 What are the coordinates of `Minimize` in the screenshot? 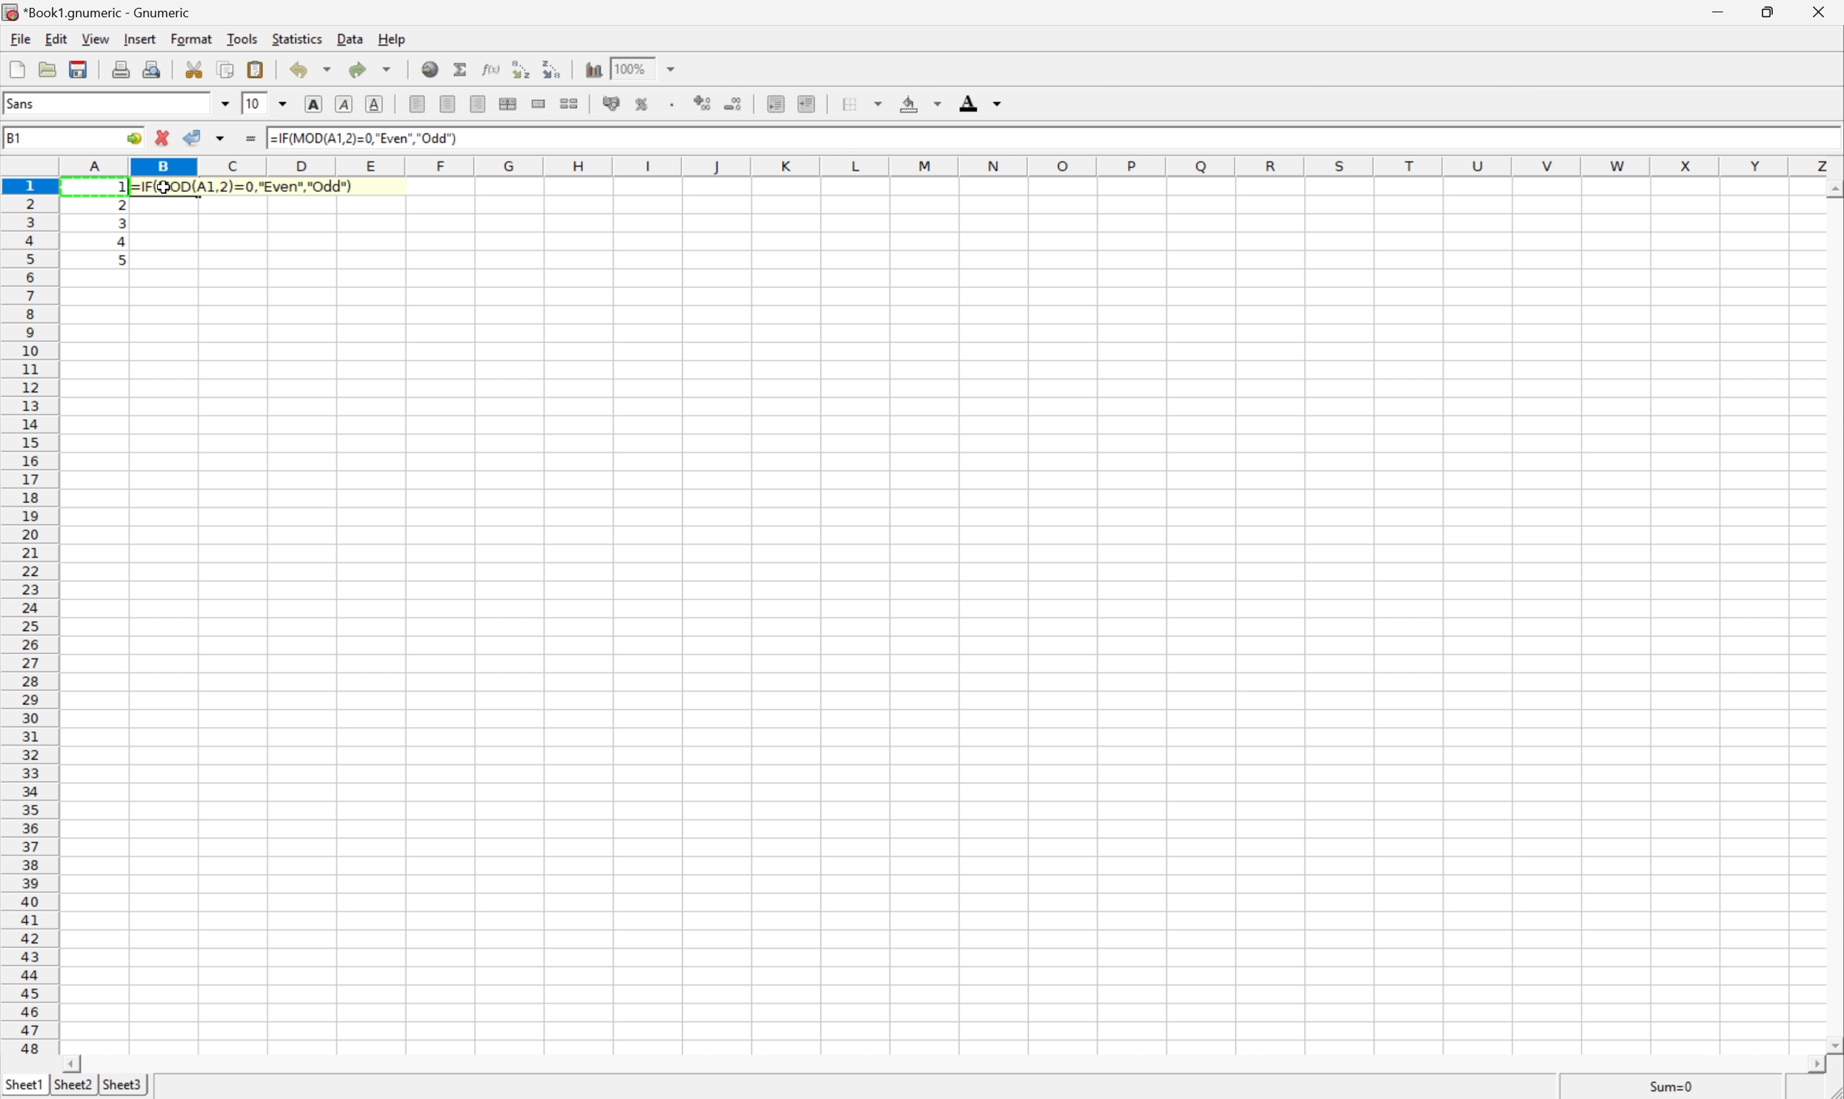 It's located at (1721, 11).